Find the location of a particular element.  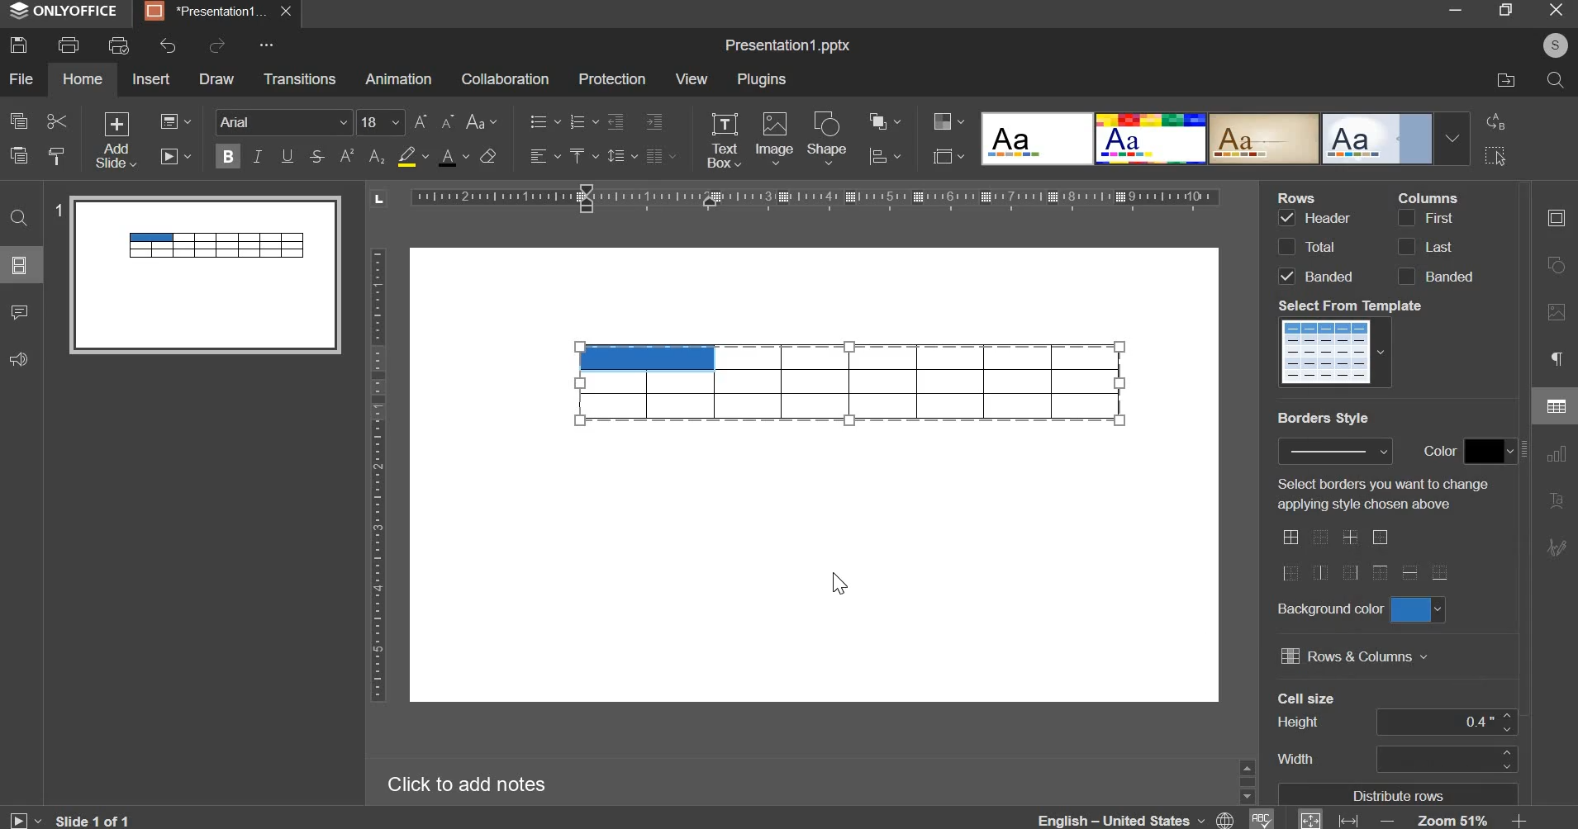

language & spelling is located at coordinates (1155, 817).